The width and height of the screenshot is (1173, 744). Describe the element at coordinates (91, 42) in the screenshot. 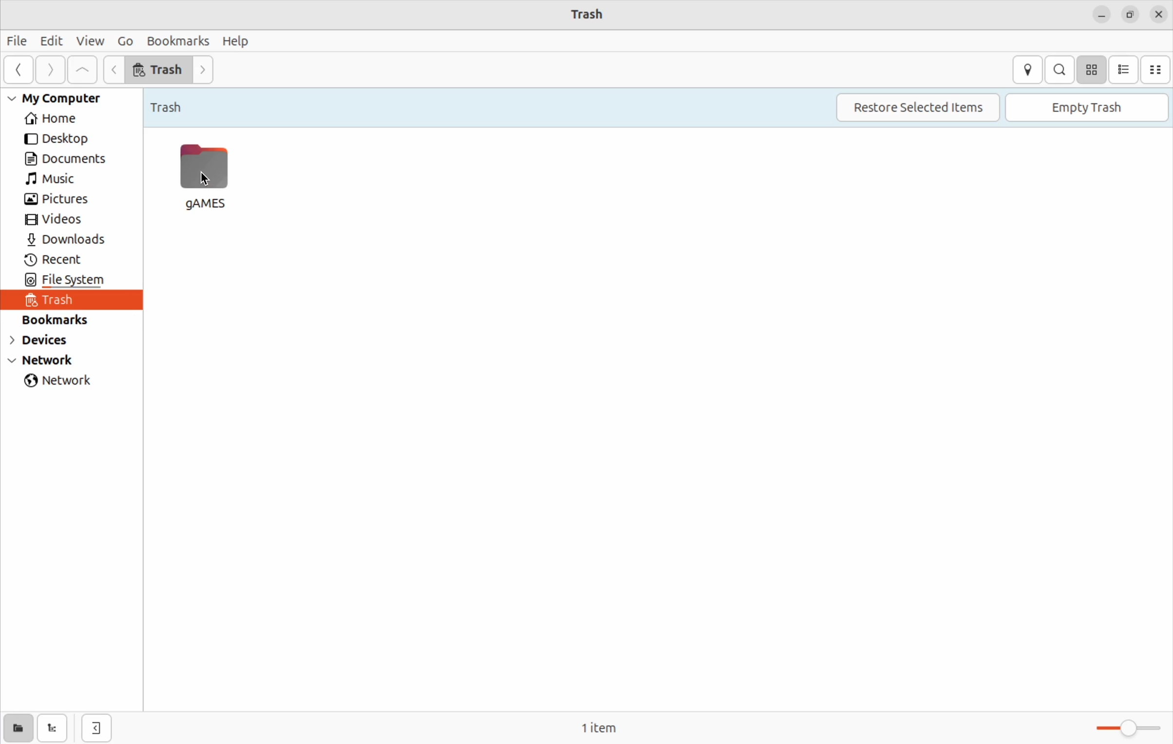

I see `view` at that location.